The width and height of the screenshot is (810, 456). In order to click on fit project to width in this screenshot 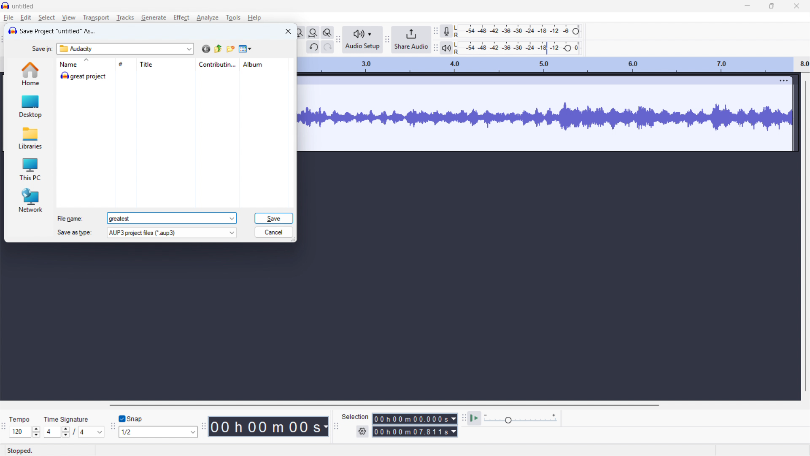, I will do `click(313, 33)`.